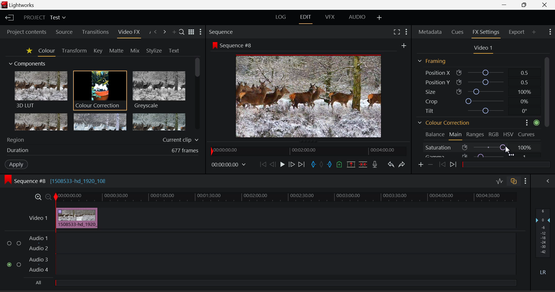  Describe the element at coordinates (482, 48) in the screenshot. I see `Video Settings` at that location.